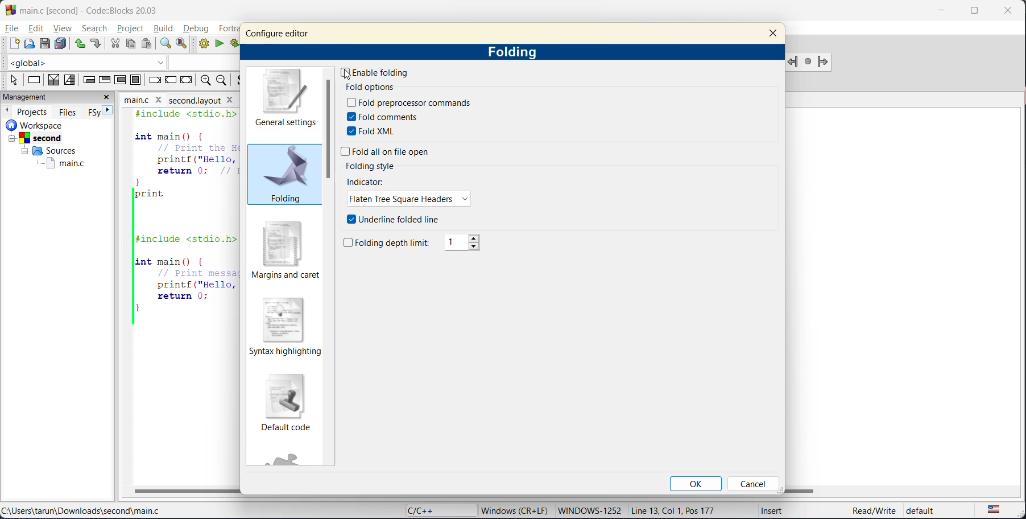  Describe the element at coordinates (46, 151) in the screenshot. I see `Sources` at that location.